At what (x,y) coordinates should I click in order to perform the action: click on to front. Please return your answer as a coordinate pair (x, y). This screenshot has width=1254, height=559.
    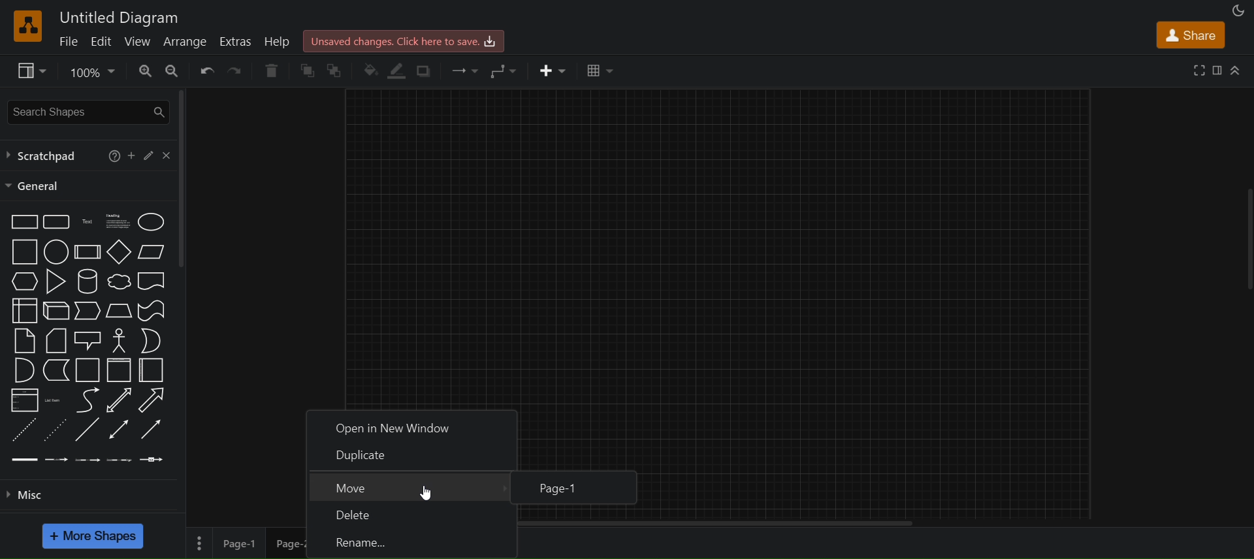
    Looking at the image, I should click on (308, 71).